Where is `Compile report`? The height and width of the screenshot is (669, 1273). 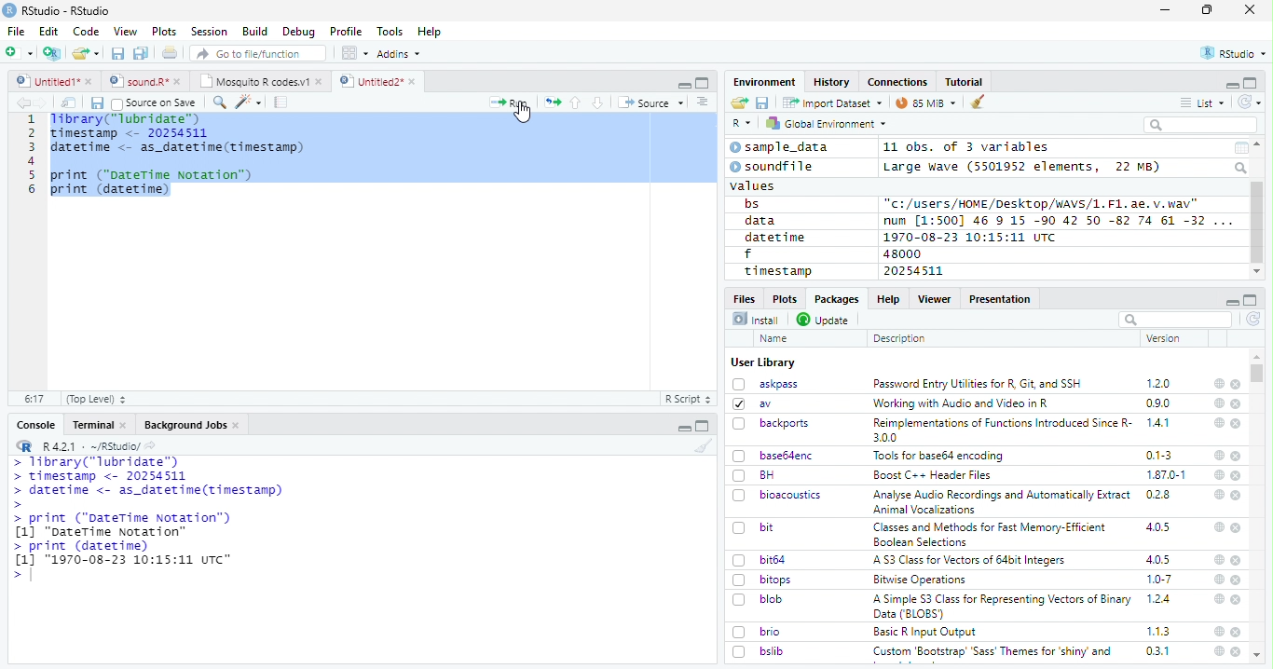
Compile report is located at coordinates (281, 102).